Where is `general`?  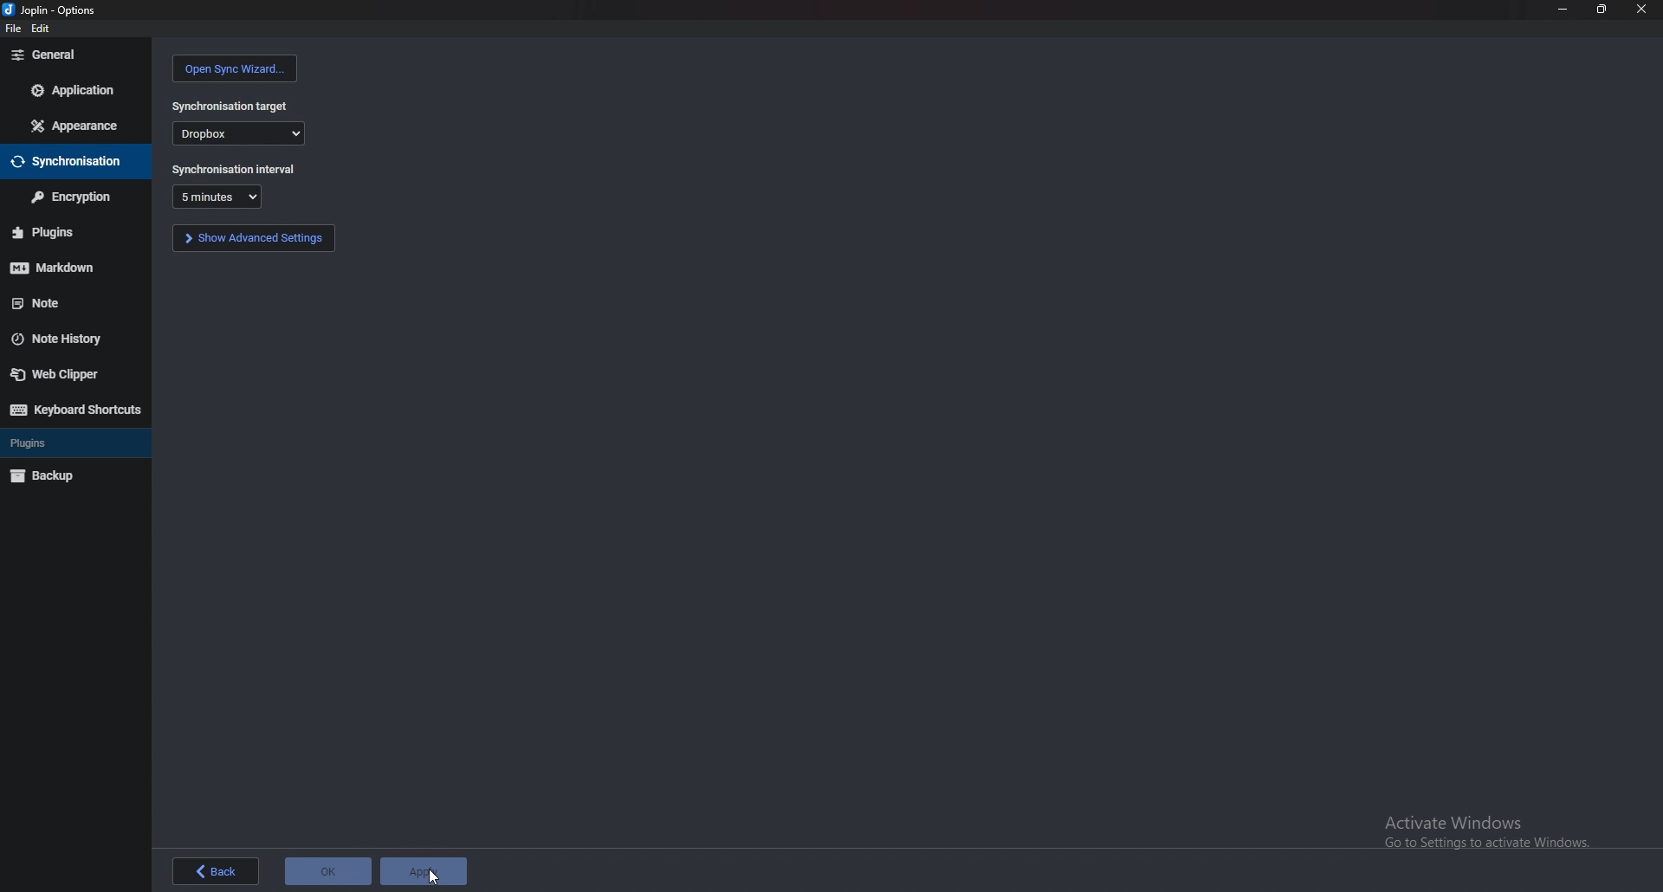
general is located at coordinates (79, 55).